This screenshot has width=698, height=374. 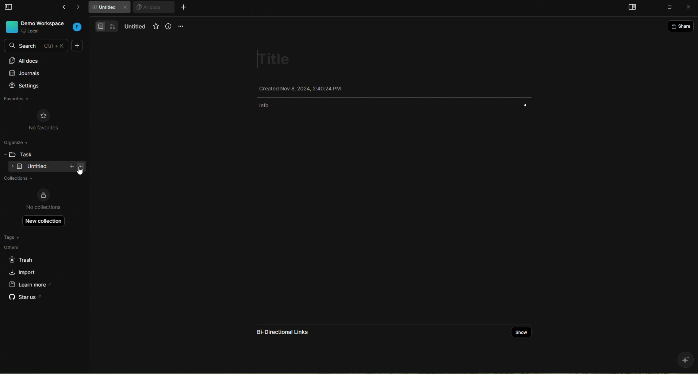 What do you see at coordinates (522, 331) in the screenshot?
I see `show` at bounding box center [522, 331].